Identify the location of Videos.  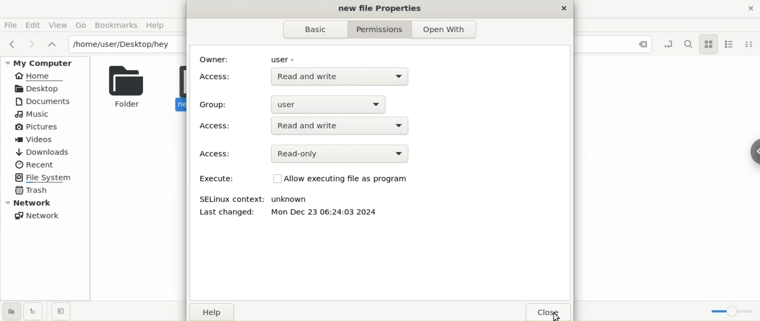
(40, 140).